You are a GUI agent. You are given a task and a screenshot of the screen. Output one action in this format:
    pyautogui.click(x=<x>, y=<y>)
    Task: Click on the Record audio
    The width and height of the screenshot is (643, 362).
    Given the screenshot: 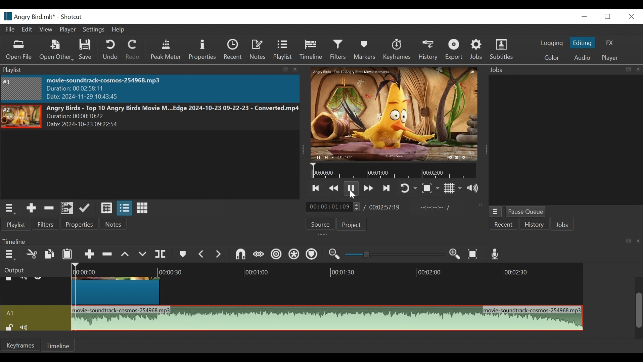 What is the action you would take?
    pyautogui.click(x=496, y=254)
    